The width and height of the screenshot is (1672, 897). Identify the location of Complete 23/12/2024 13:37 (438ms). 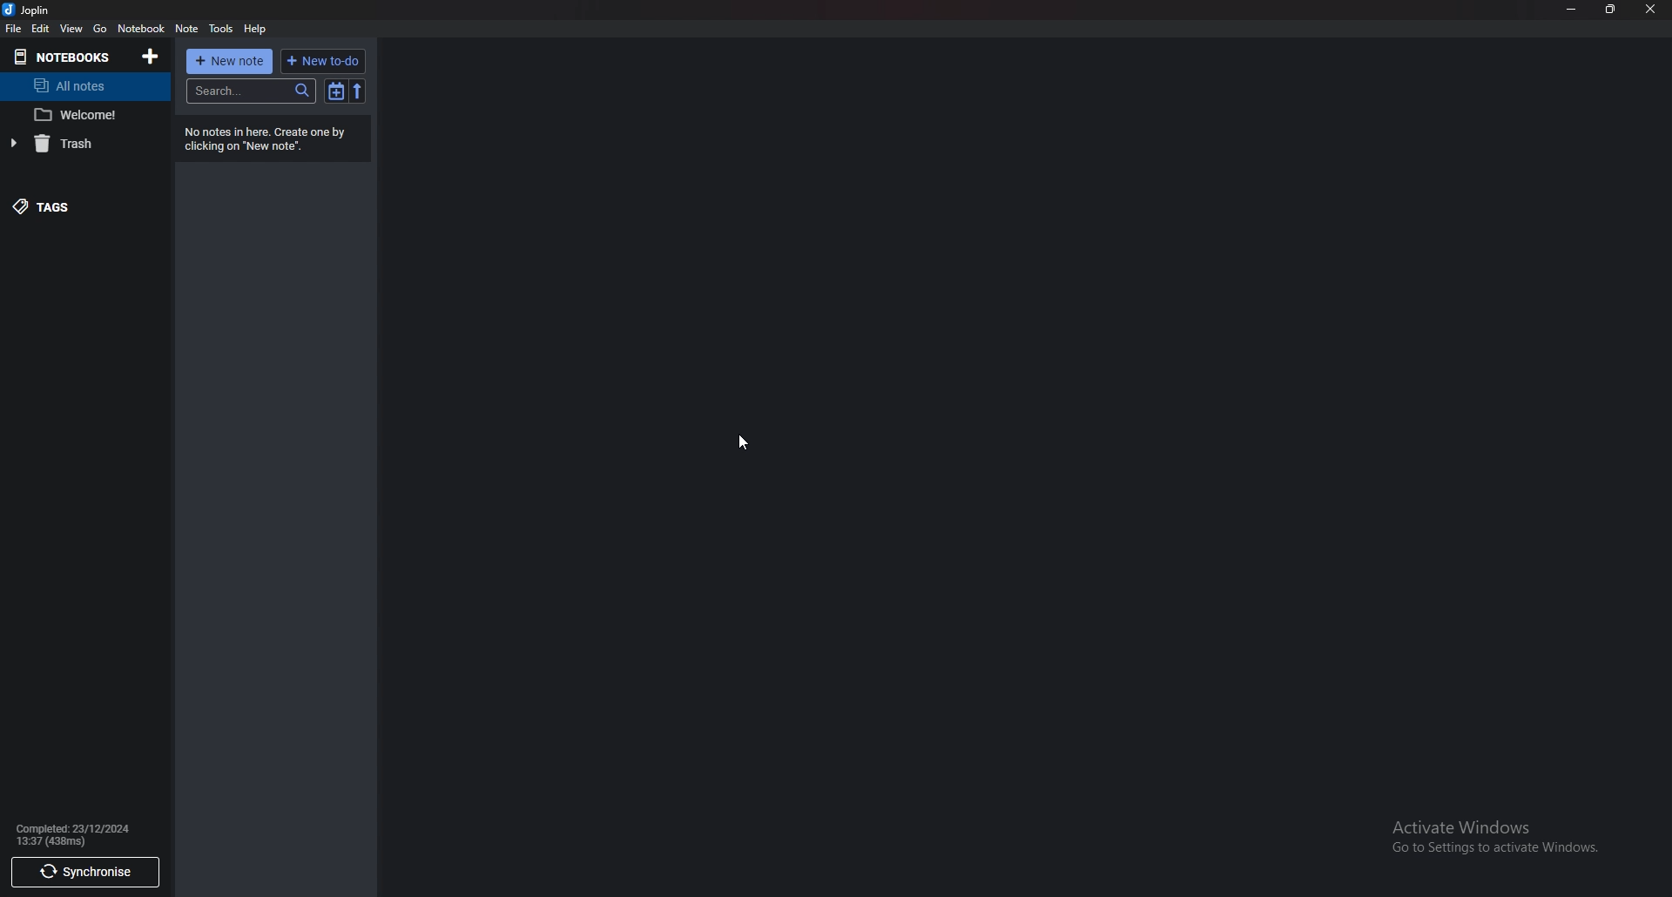
(78, 835).